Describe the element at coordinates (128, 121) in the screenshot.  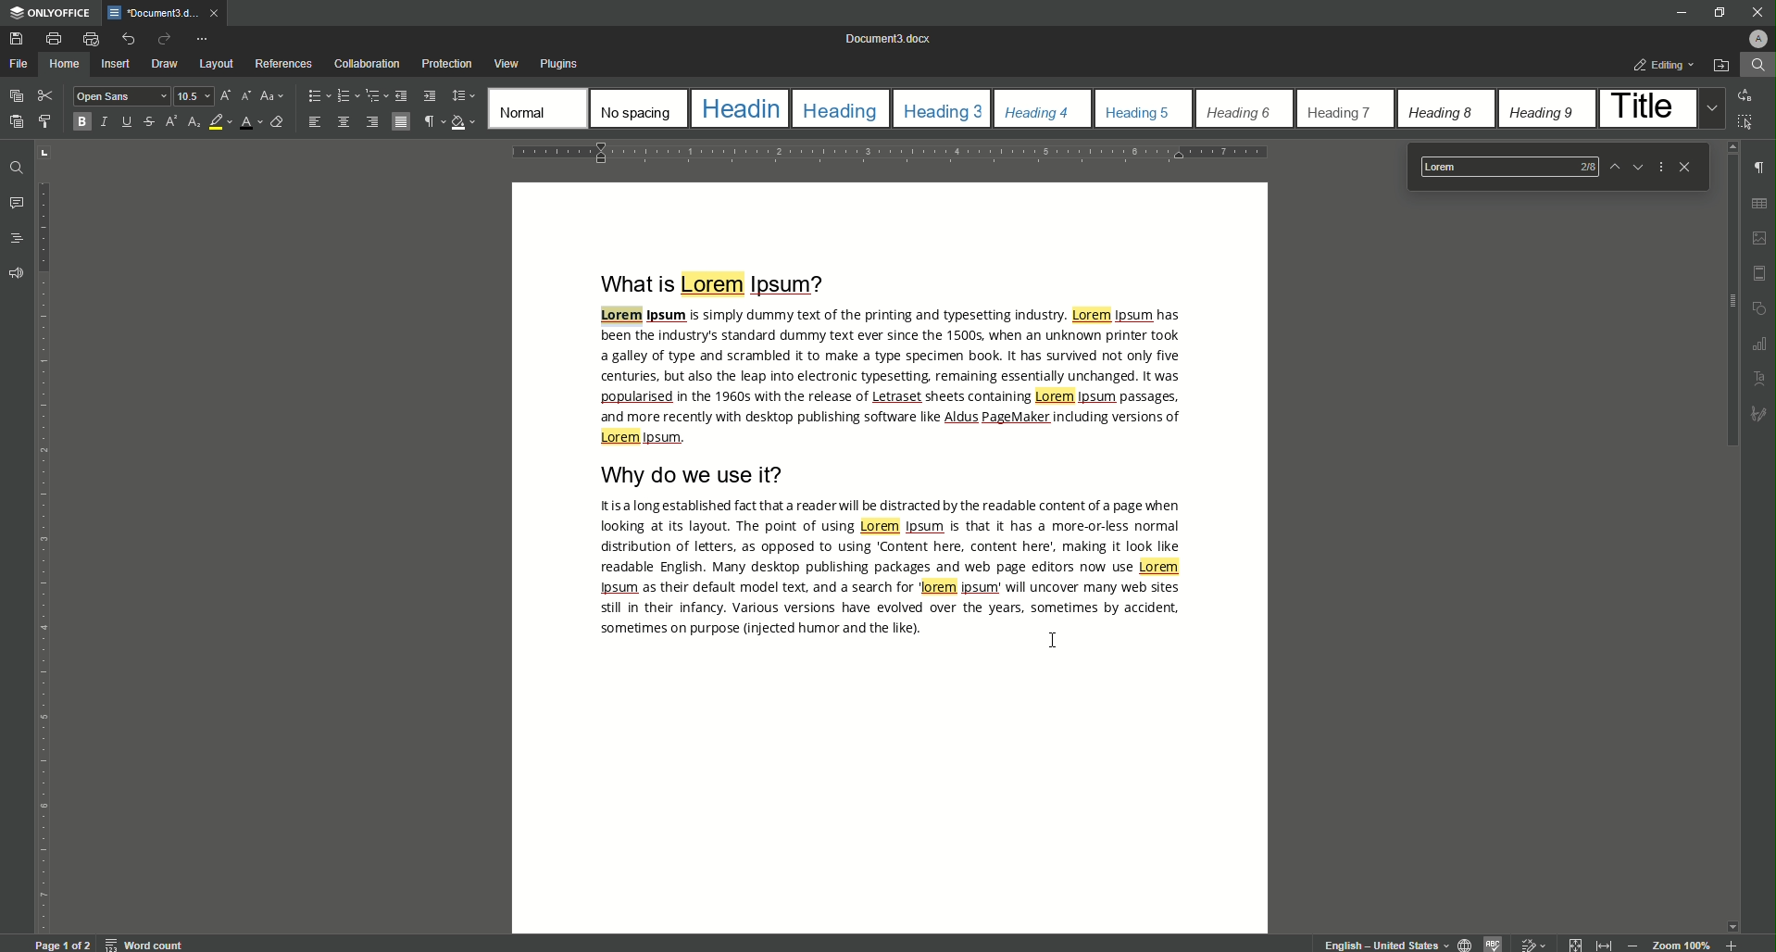
I see `Underline` at that location.